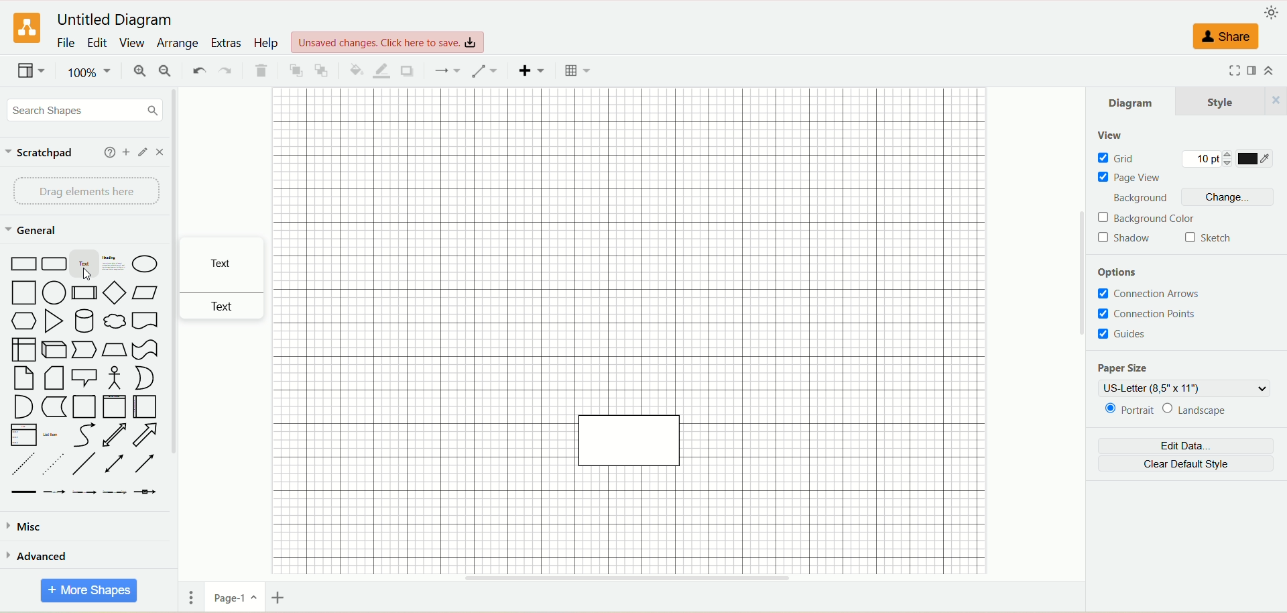  I want to click on paper size, so click(1127, 367).